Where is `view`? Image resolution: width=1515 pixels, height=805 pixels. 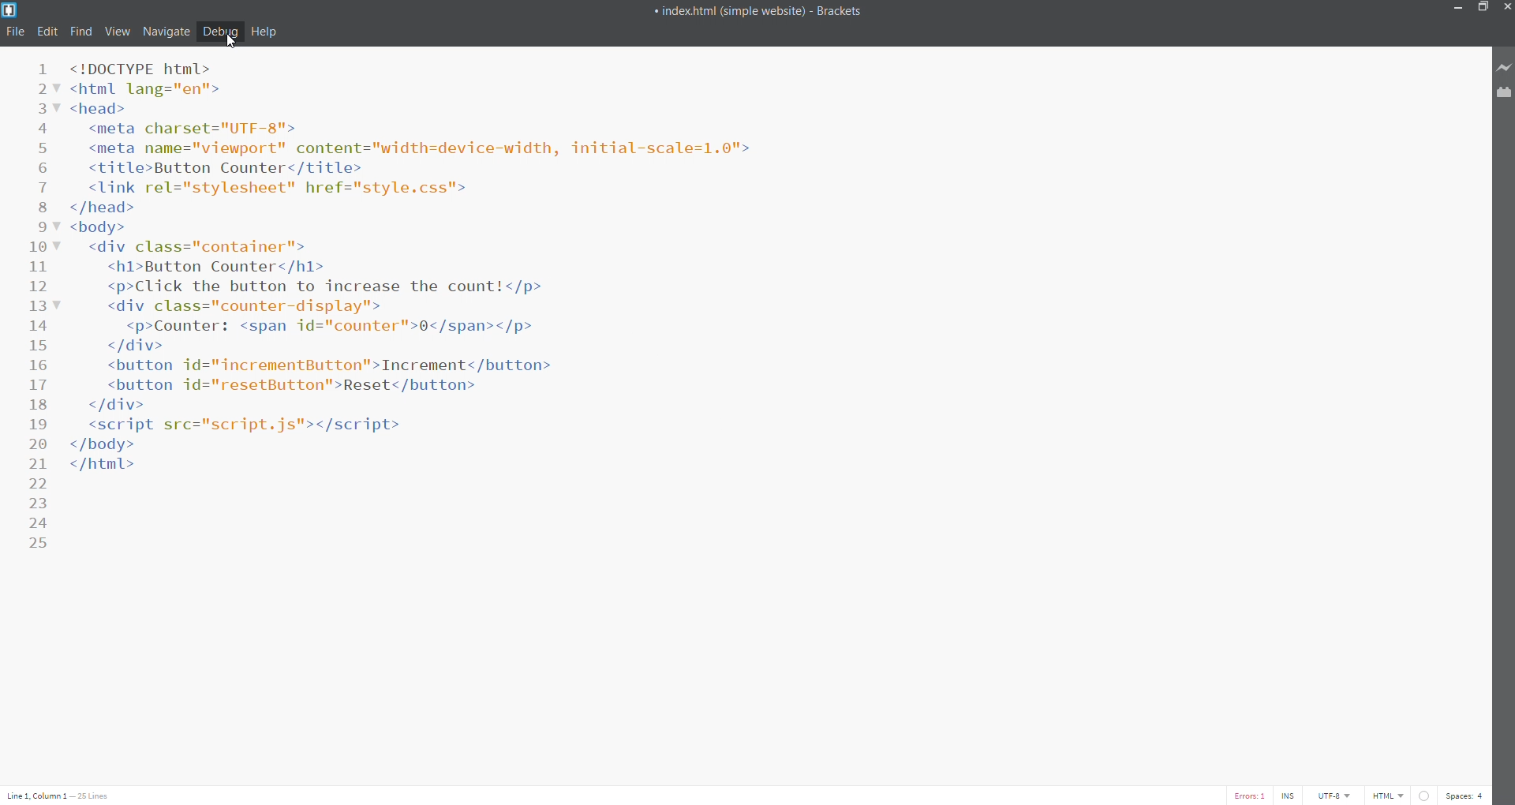 view is located at coordinates (120, 32).